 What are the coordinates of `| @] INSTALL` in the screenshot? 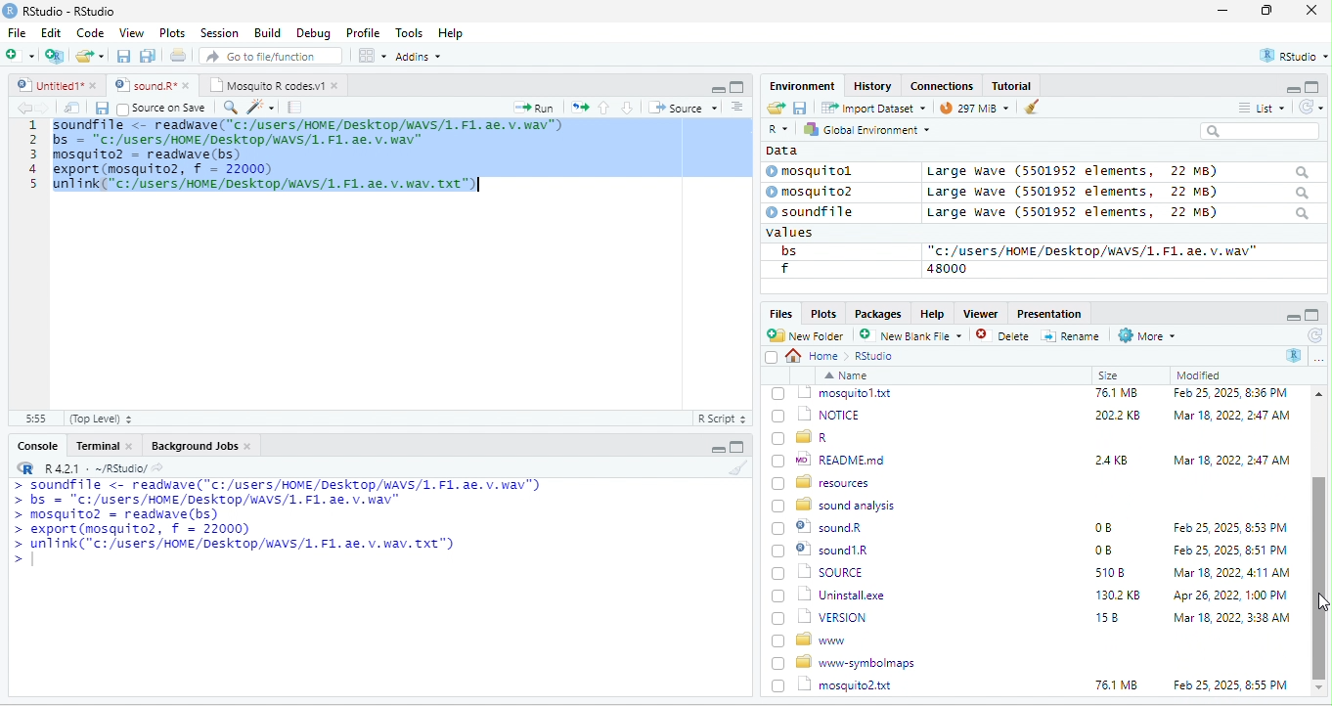 It's located at (821, 485).